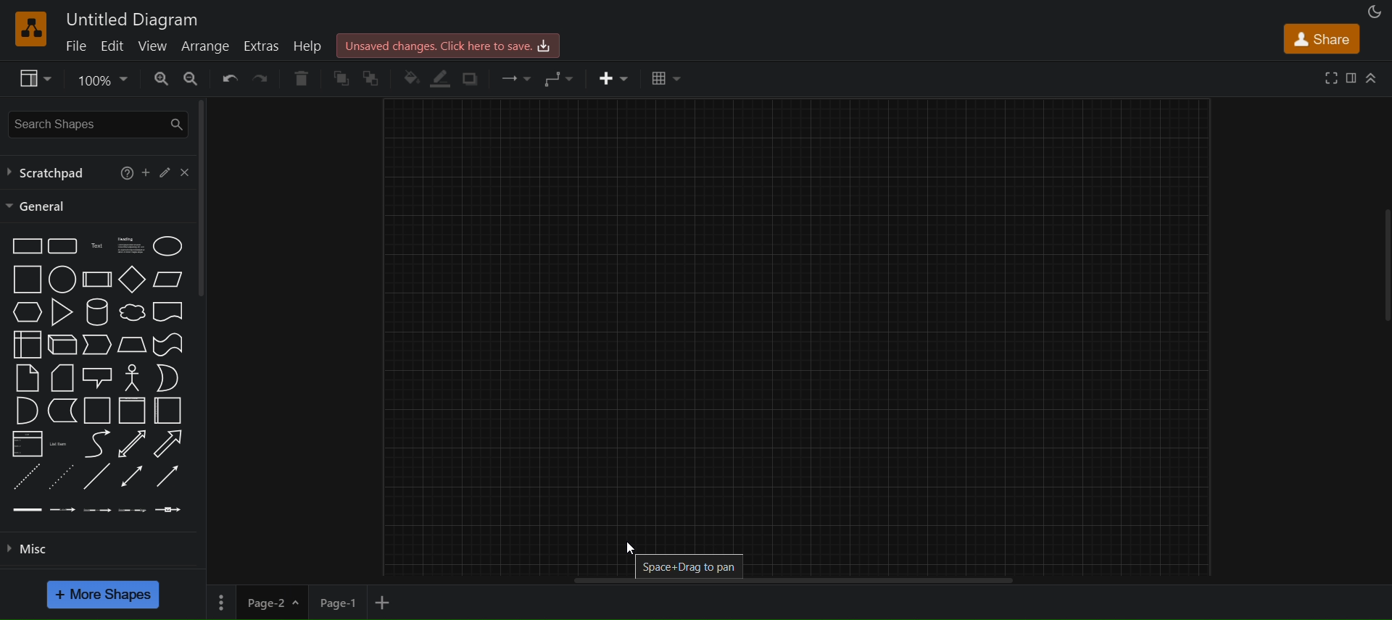 This screenshot has height=620, width=1392. Describe the element at coordinates (693, 566) in the screenshot. I see `space+drag to pan` at that location.